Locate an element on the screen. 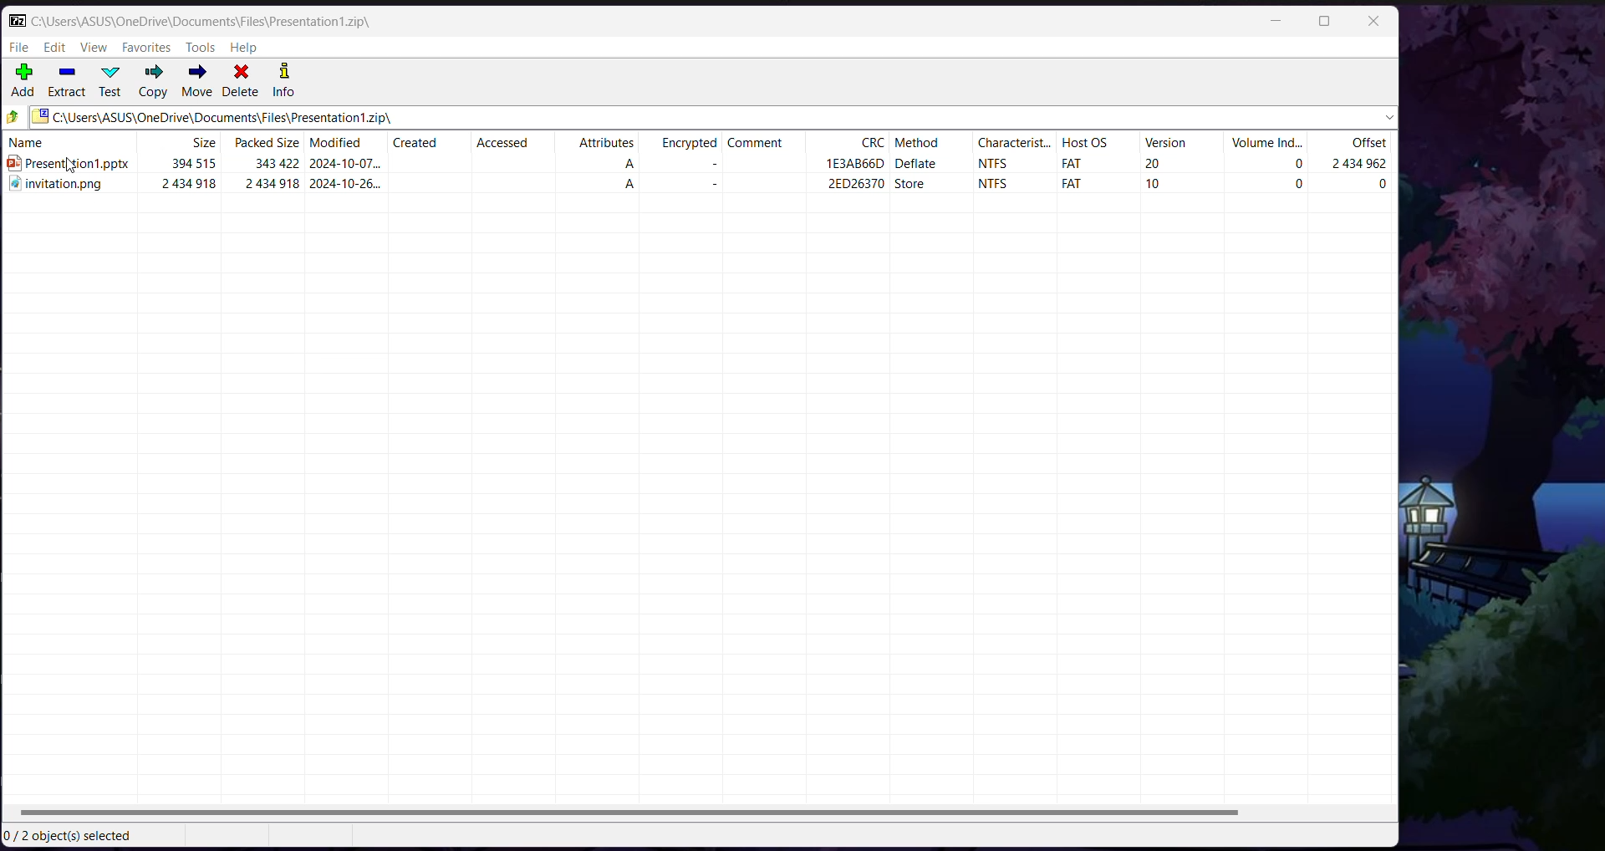 The width and height of the screenshot is (1605, 851). cursor is located at coordinates (76, 166).